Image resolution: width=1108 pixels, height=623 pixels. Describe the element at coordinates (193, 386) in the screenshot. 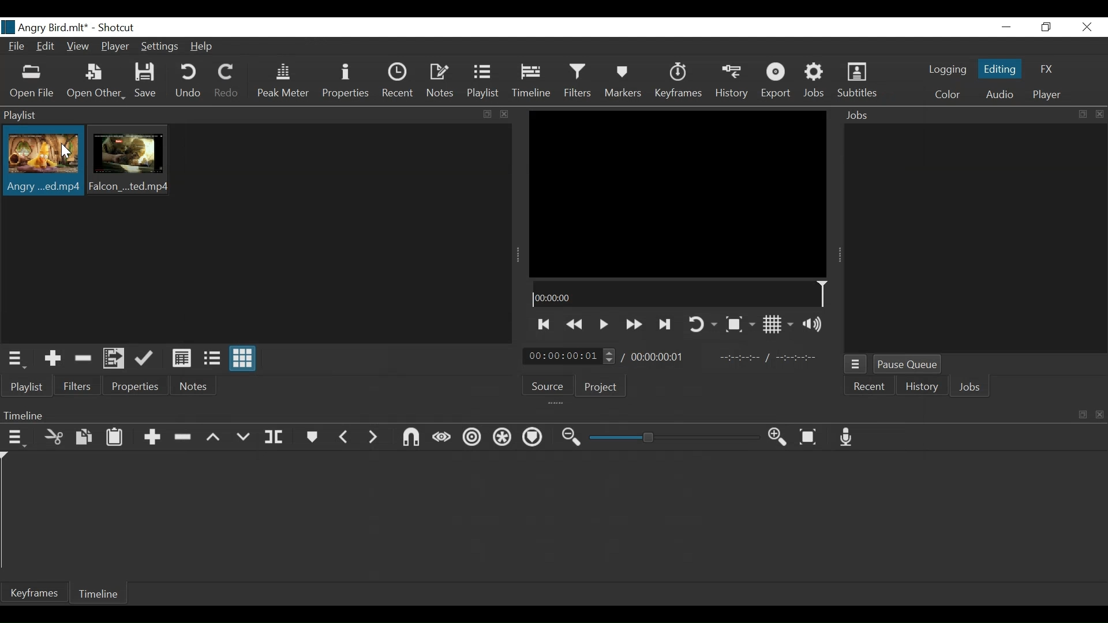

I see `Notes` at that location.